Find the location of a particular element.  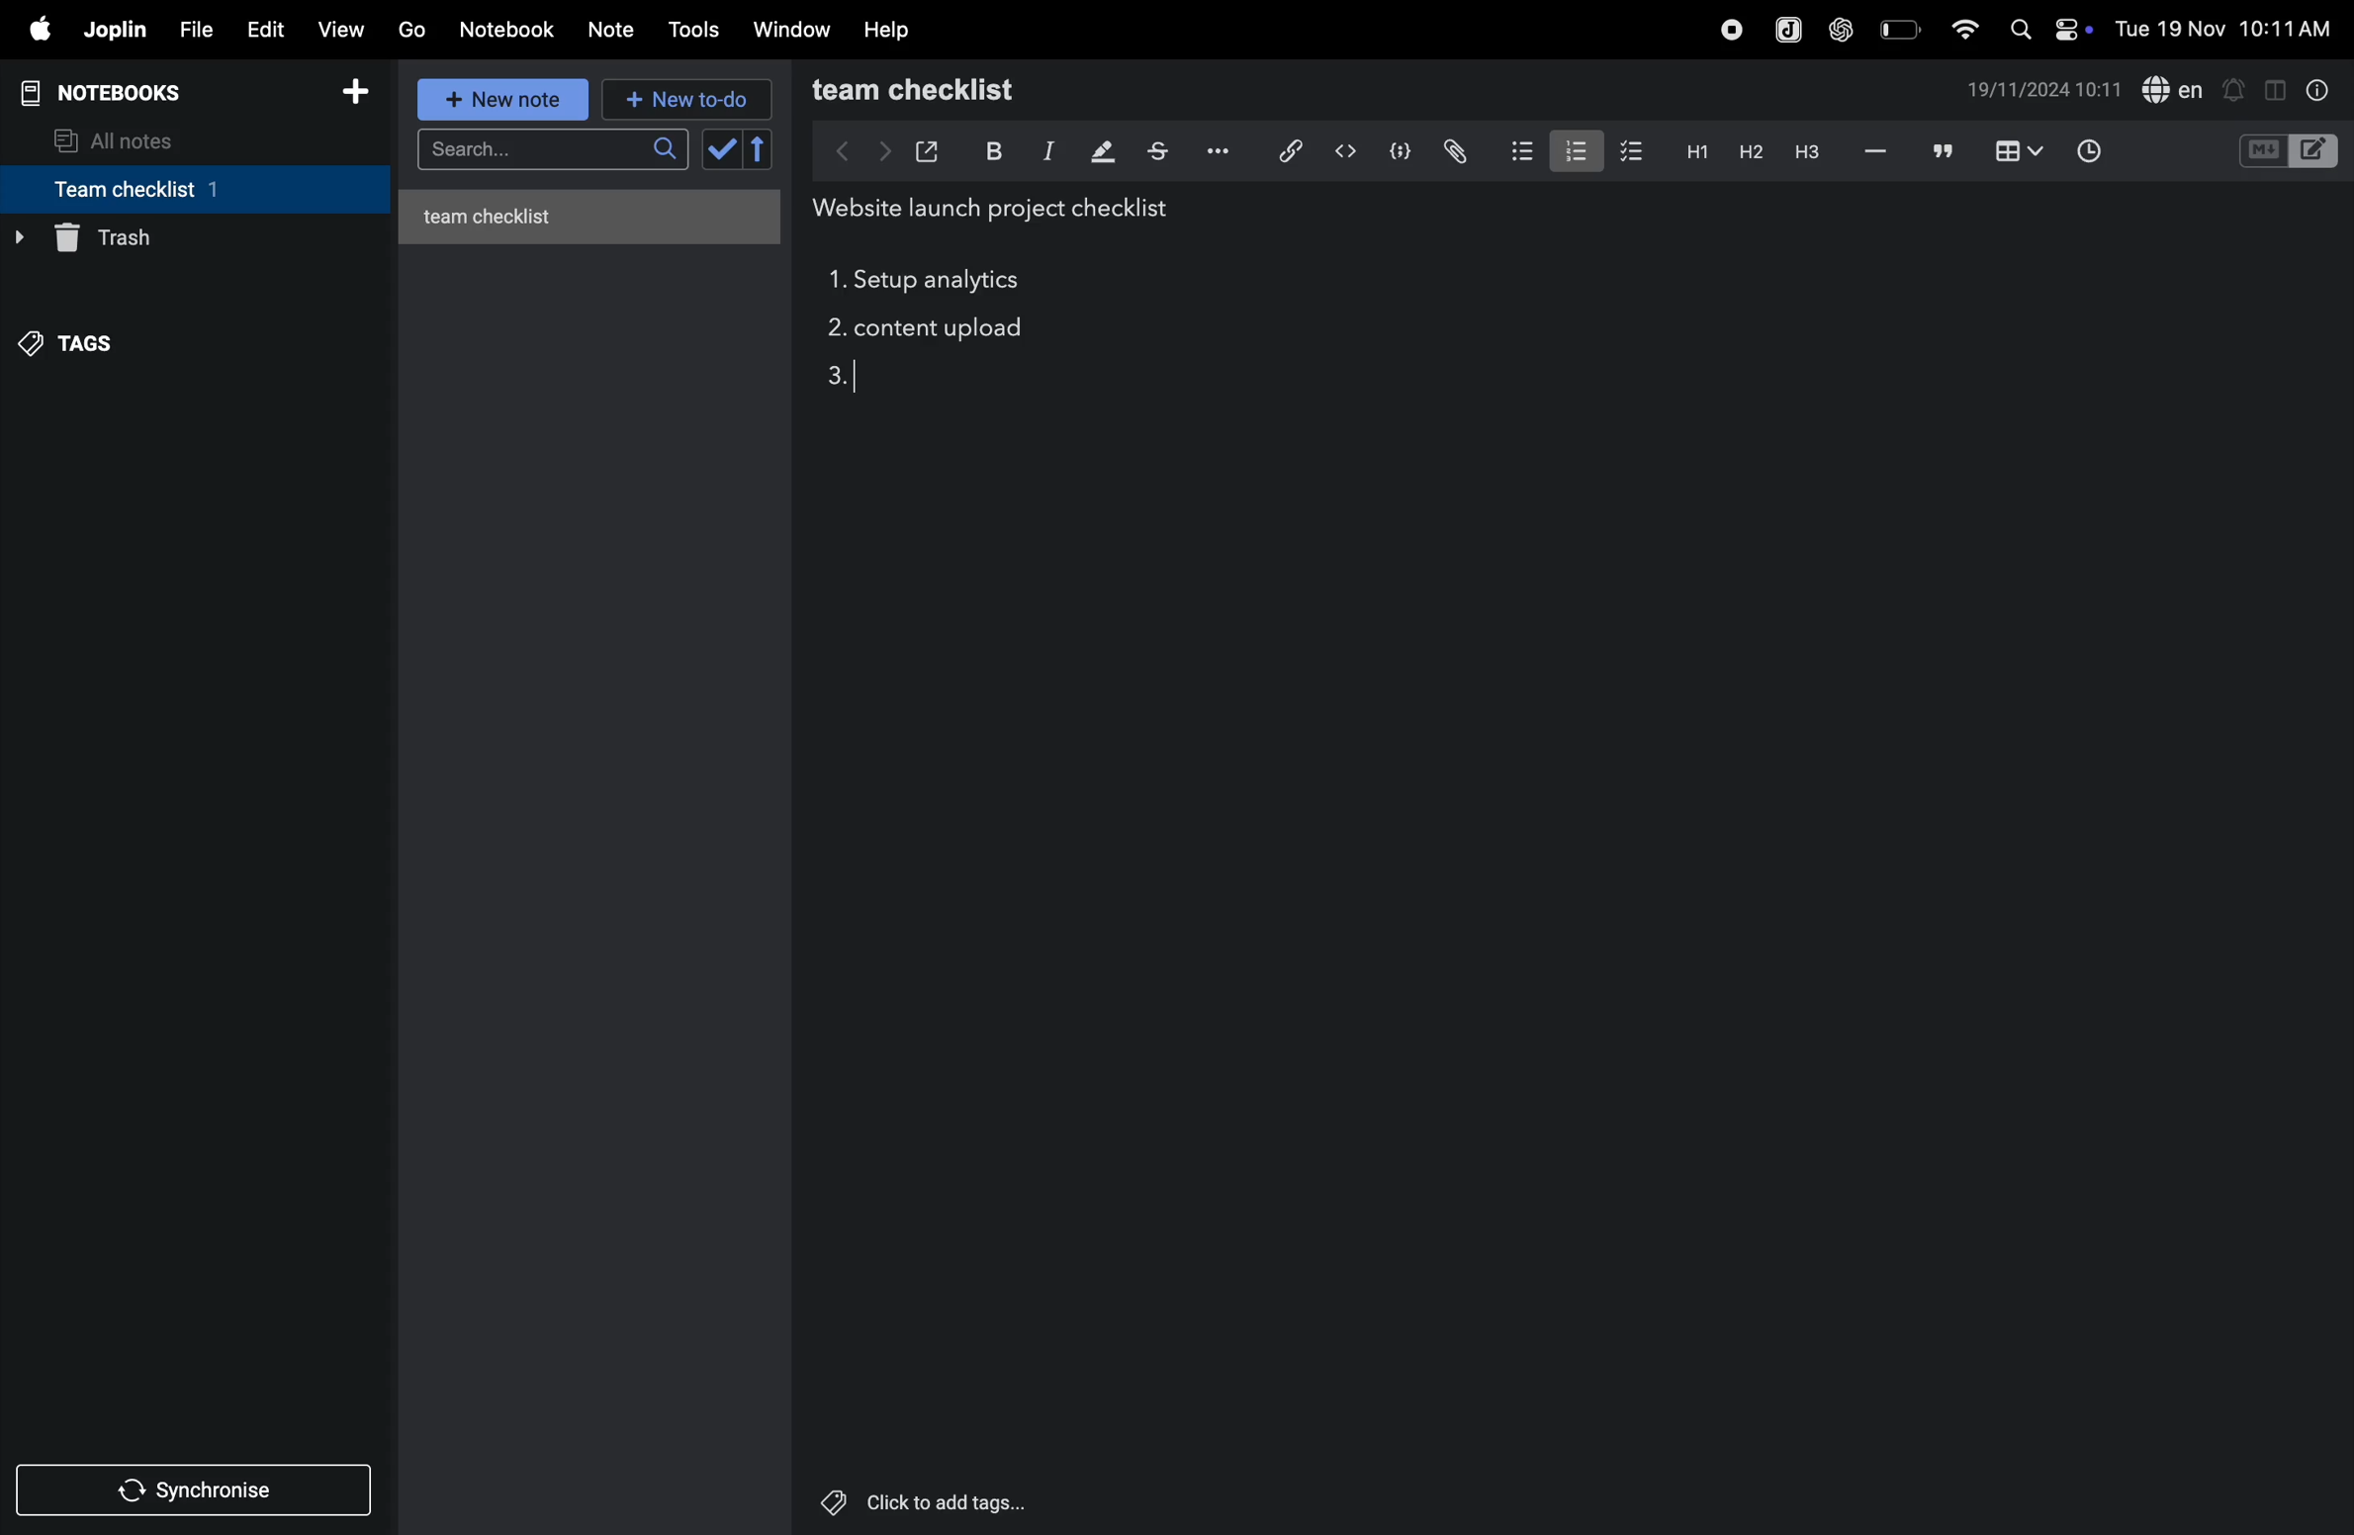

 is located at coordinates (949, 1502).